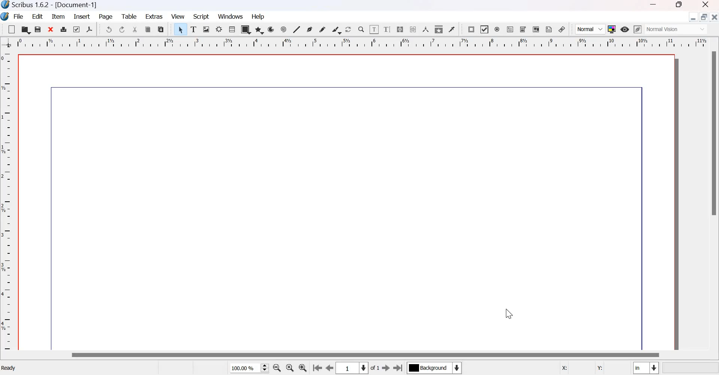  Describe the element at coordinates (106, 16) in the screenshot. I see `page` at that location.